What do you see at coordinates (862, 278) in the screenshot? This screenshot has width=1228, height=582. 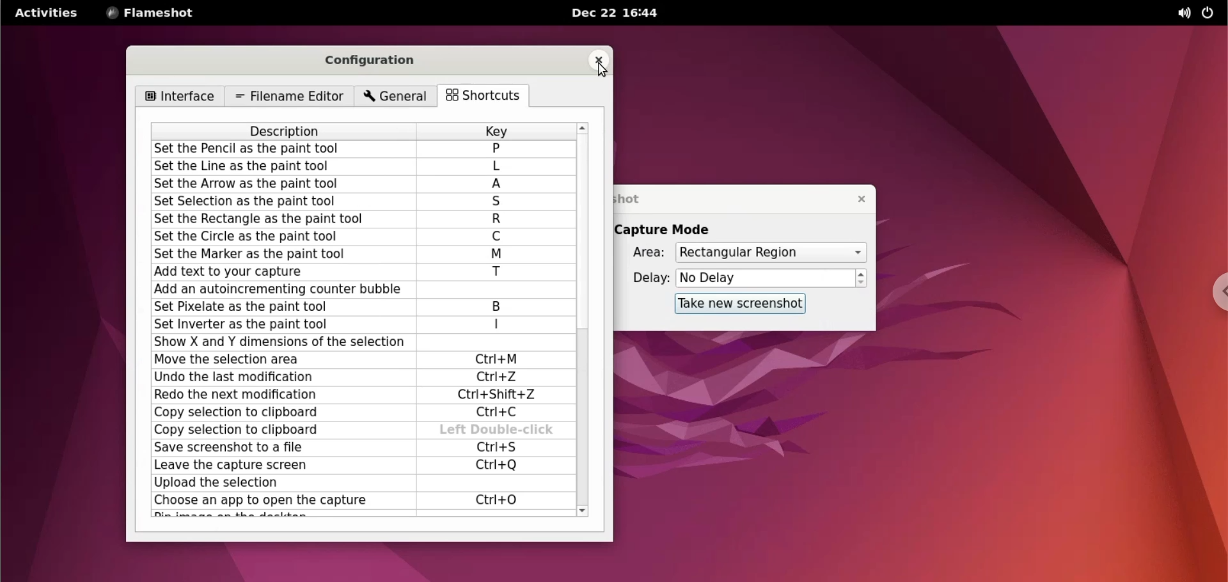 I see `increment or decrement delay ` at bounding box center [862, 278].